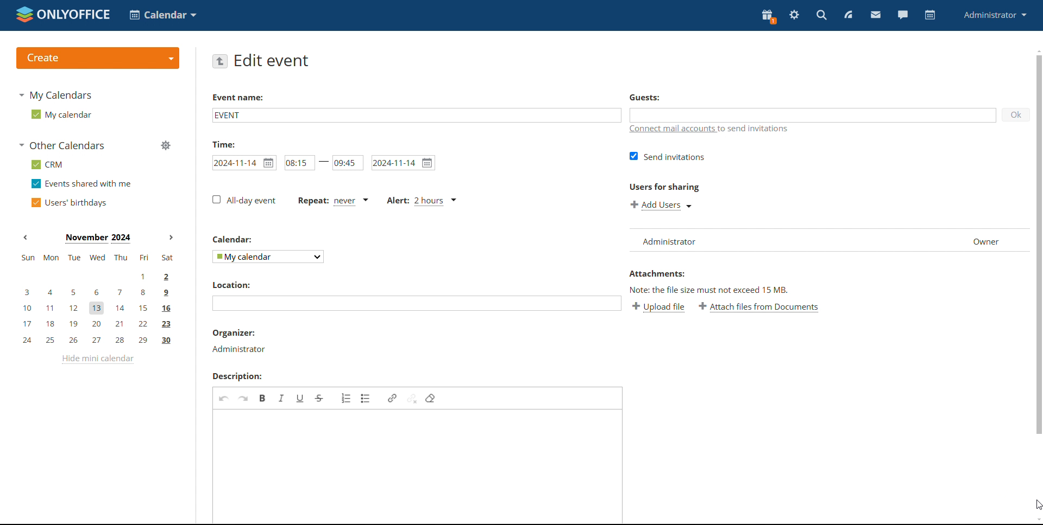 The image size is (1043, 525). What do you see at coordinates (97, 239) in the screenshot?
I see `current month` at bounding box center [97, 239].